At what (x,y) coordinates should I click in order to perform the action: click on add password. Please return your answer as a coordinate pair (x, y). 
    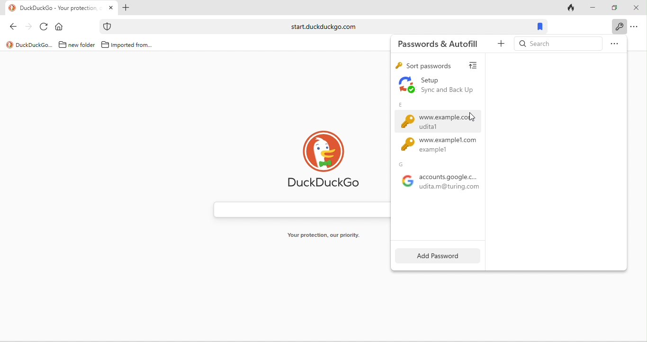
    Looking at the image, I should click on (434, 256).